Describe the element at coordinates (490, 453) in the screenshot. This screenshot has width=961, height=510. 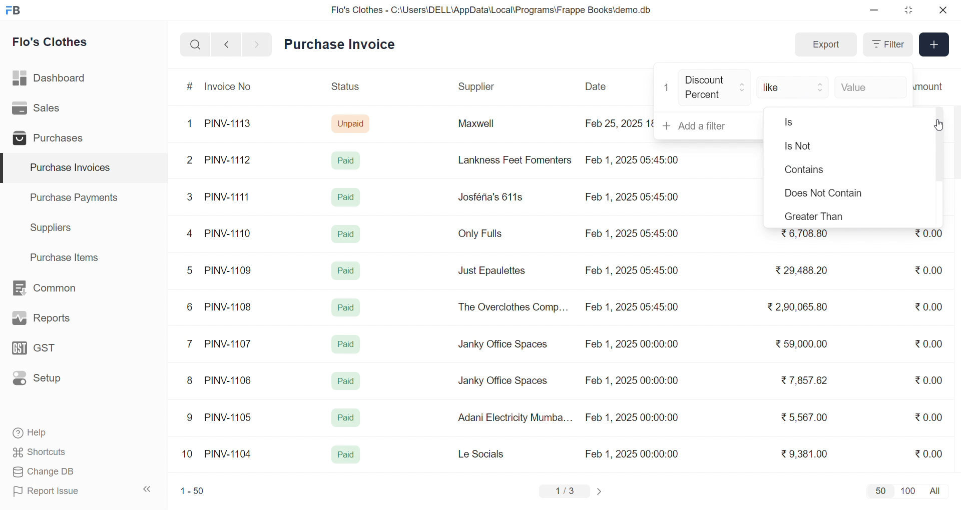
I see `Le Socials` at that location.